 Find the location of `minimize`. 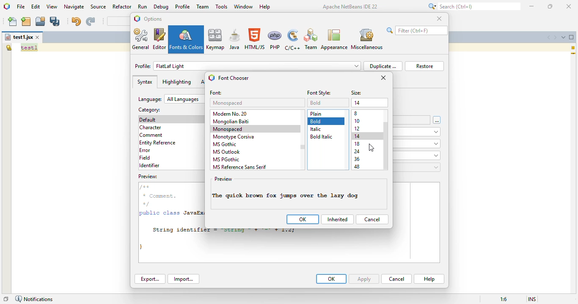

minimize is located at coordinates (532, 6).